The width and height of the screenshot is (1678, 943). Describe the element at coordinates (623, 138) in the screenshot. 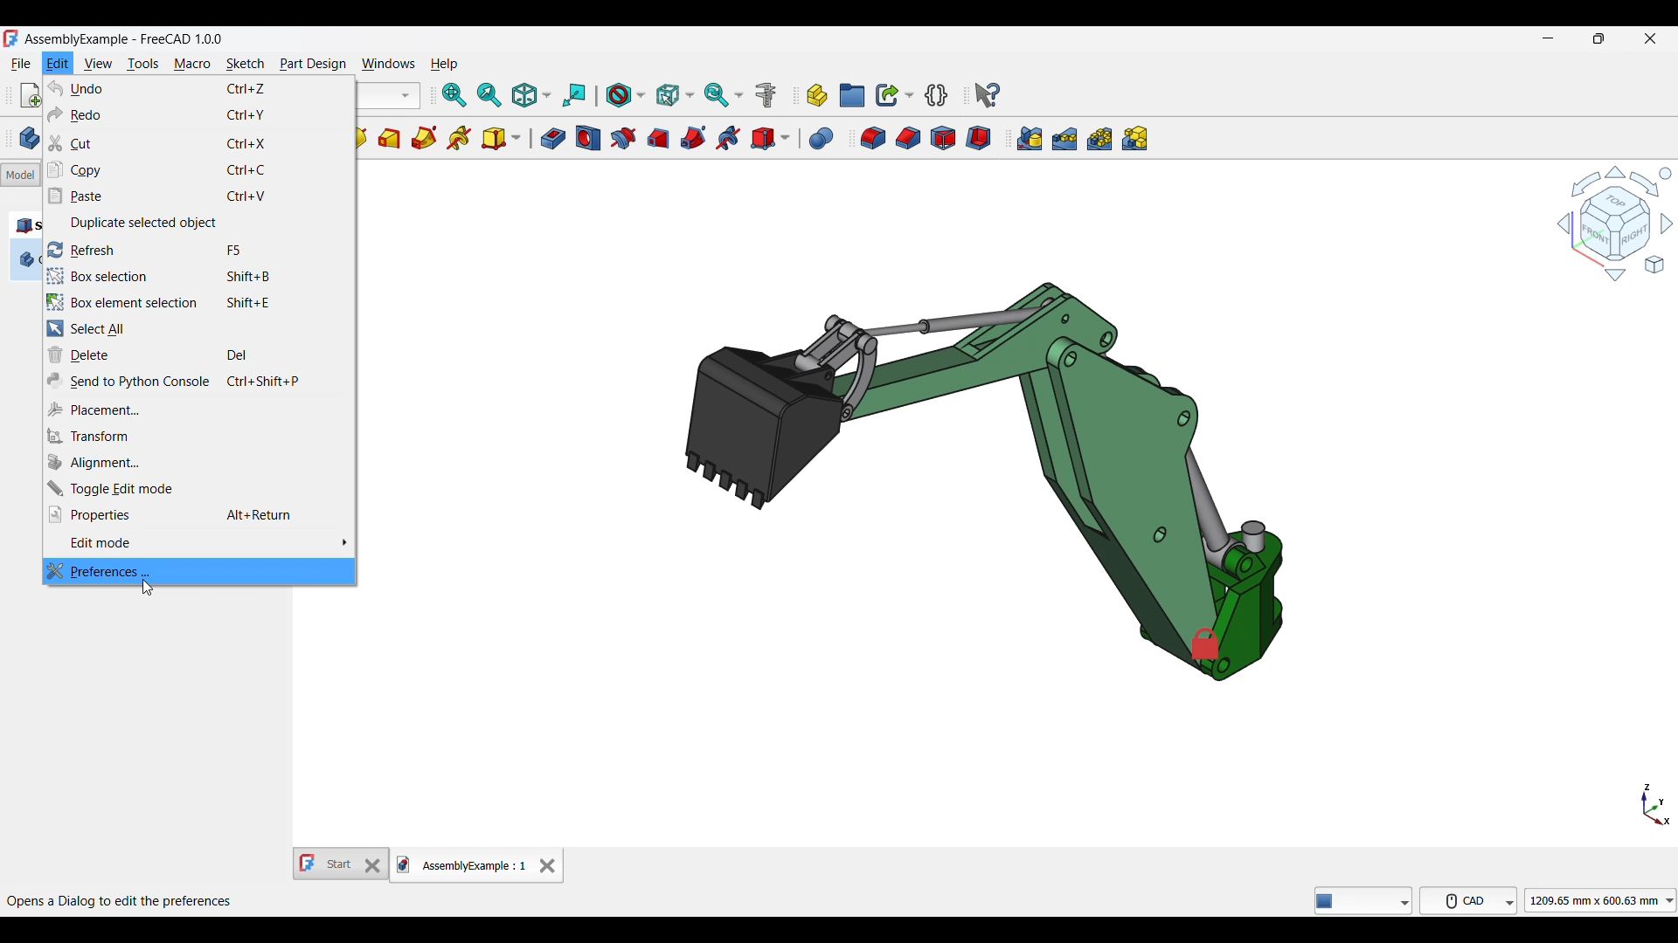

I see `Groove` at that location.